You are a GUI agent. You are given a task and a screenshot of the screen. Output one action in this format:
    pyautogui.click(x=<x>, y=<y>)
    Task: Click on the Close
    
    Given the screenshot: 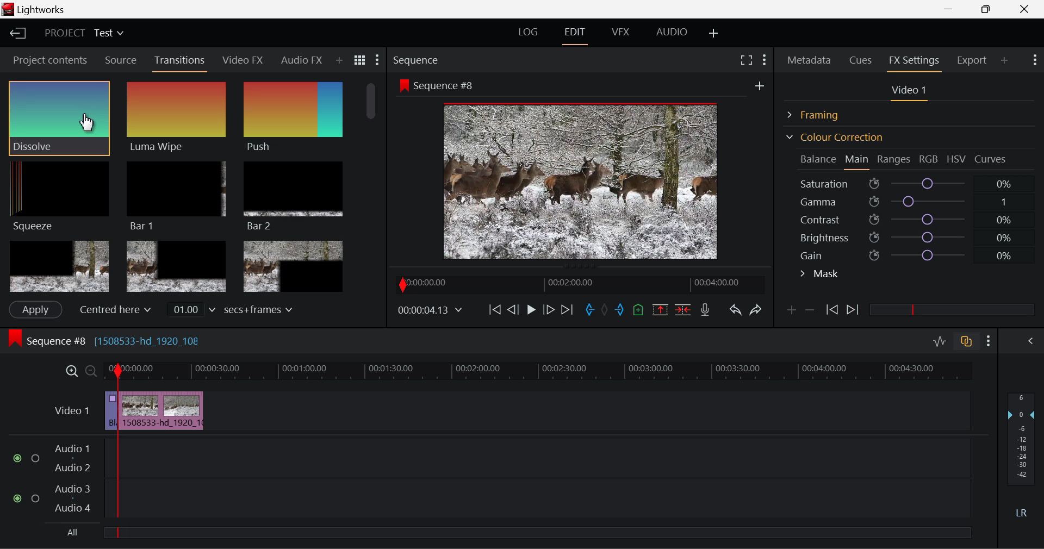 What is the action you would take?
    pyautogui.click(x=1027, y=9)
    